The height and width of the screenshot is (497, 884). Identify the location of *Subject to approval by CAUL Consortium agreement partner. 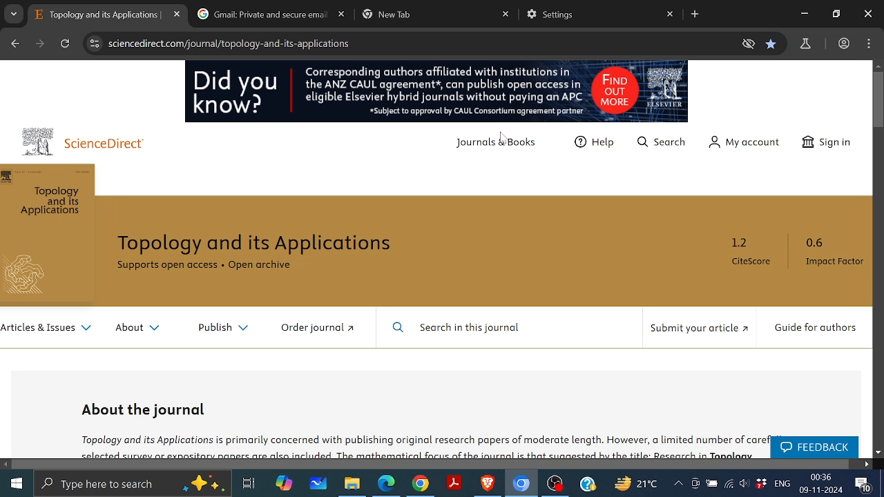
(467, 112).